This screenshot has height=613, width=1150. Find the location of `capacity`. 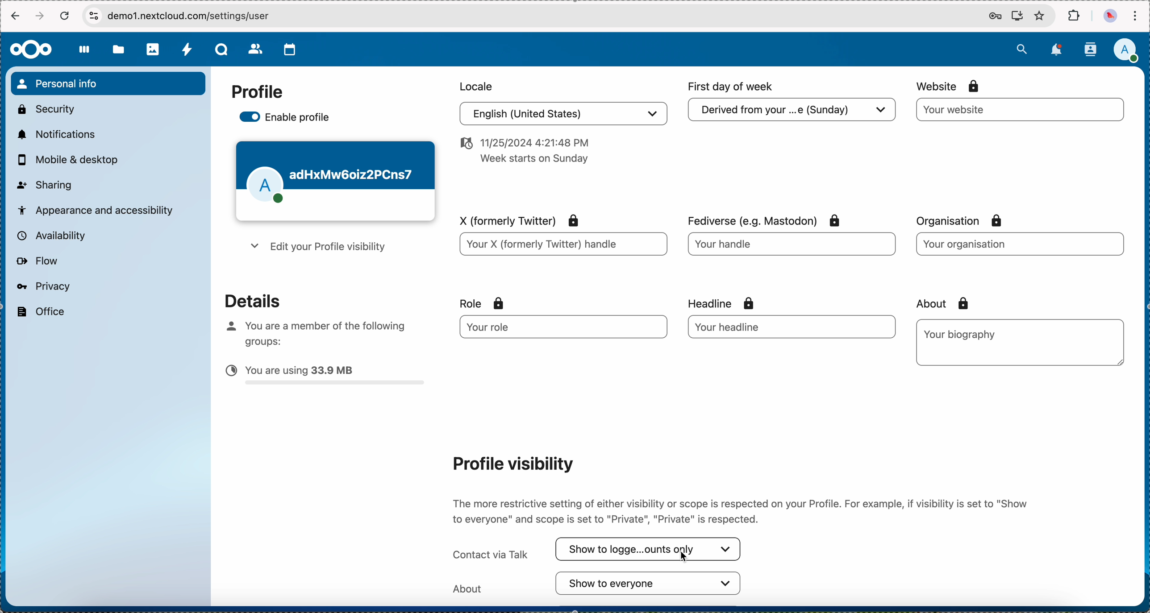

capacity is located at coordinates (325, 377).